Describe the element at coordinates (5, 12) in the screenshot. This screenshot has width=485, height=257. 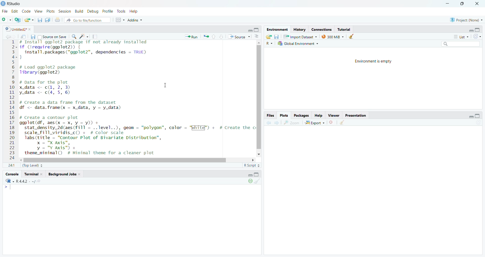
I see `File` at that location.